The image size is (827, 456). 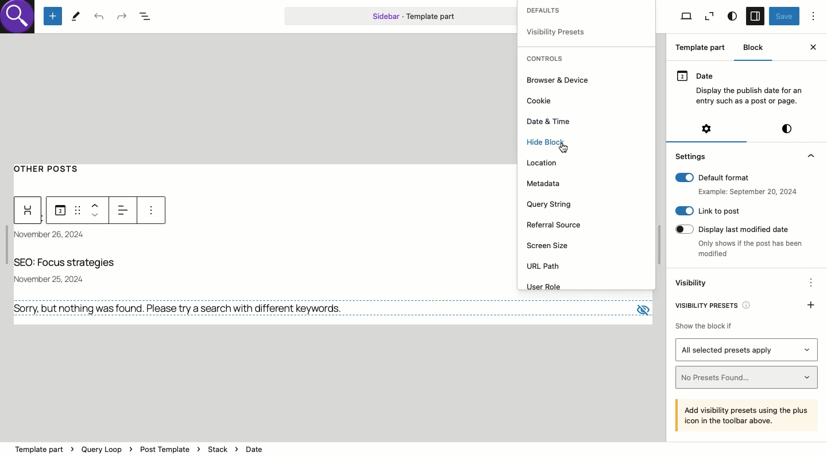 I want to click on Add new block, so click(x=53, y=17).